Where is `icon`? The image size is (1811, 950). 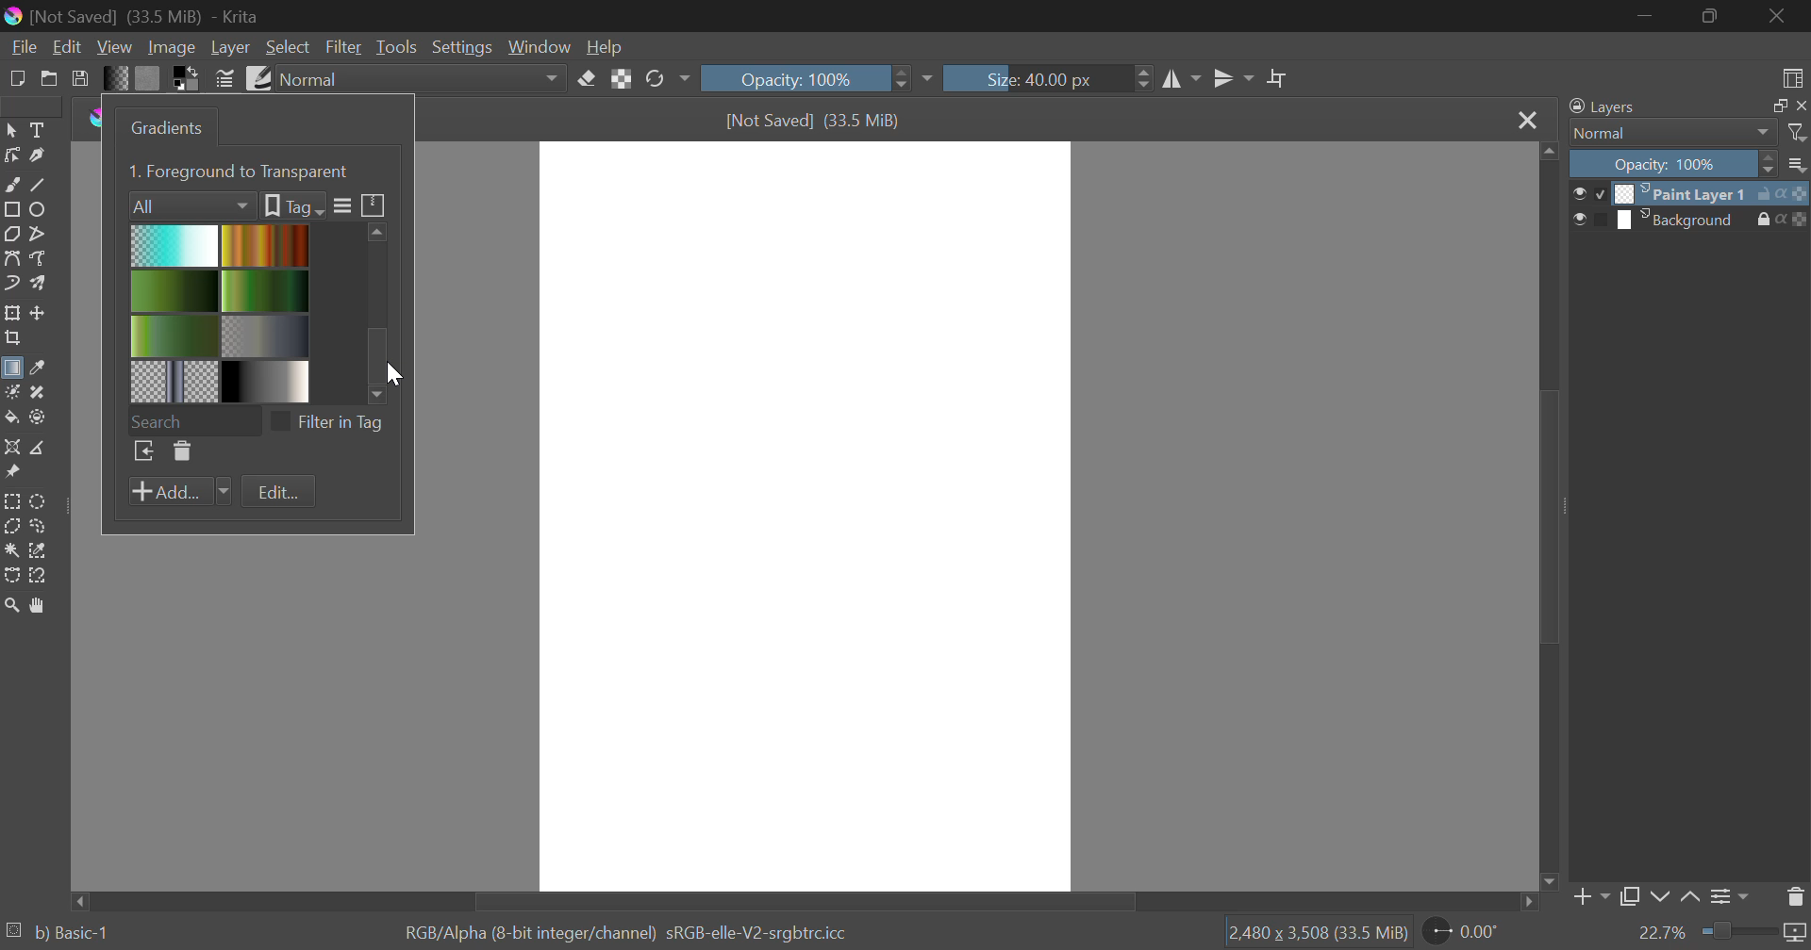
icon is located at coordinates (1800, 220).